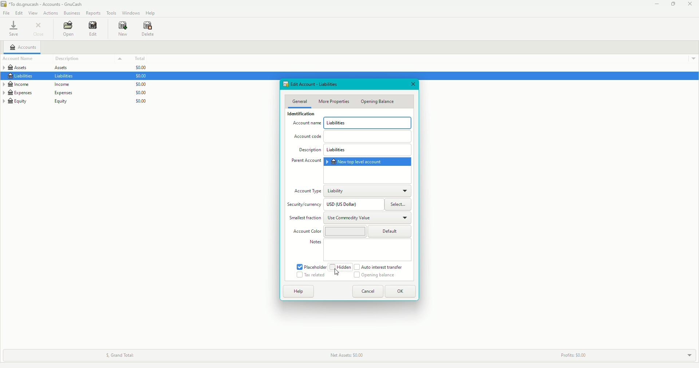 This screenshot has width=699, height=368. What do you see at coordinates (352, 137) in the screenshot?
I see `Account Code` at bounding box center [352, 137].